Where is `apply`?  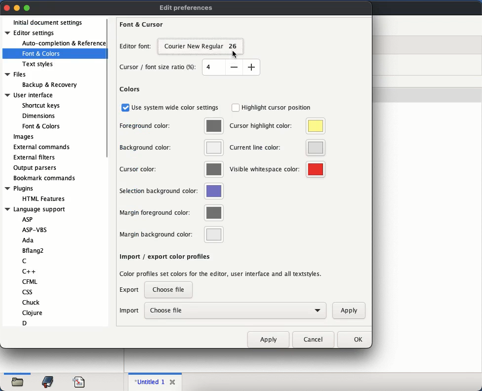
apply is located at coordinates (349, 311).